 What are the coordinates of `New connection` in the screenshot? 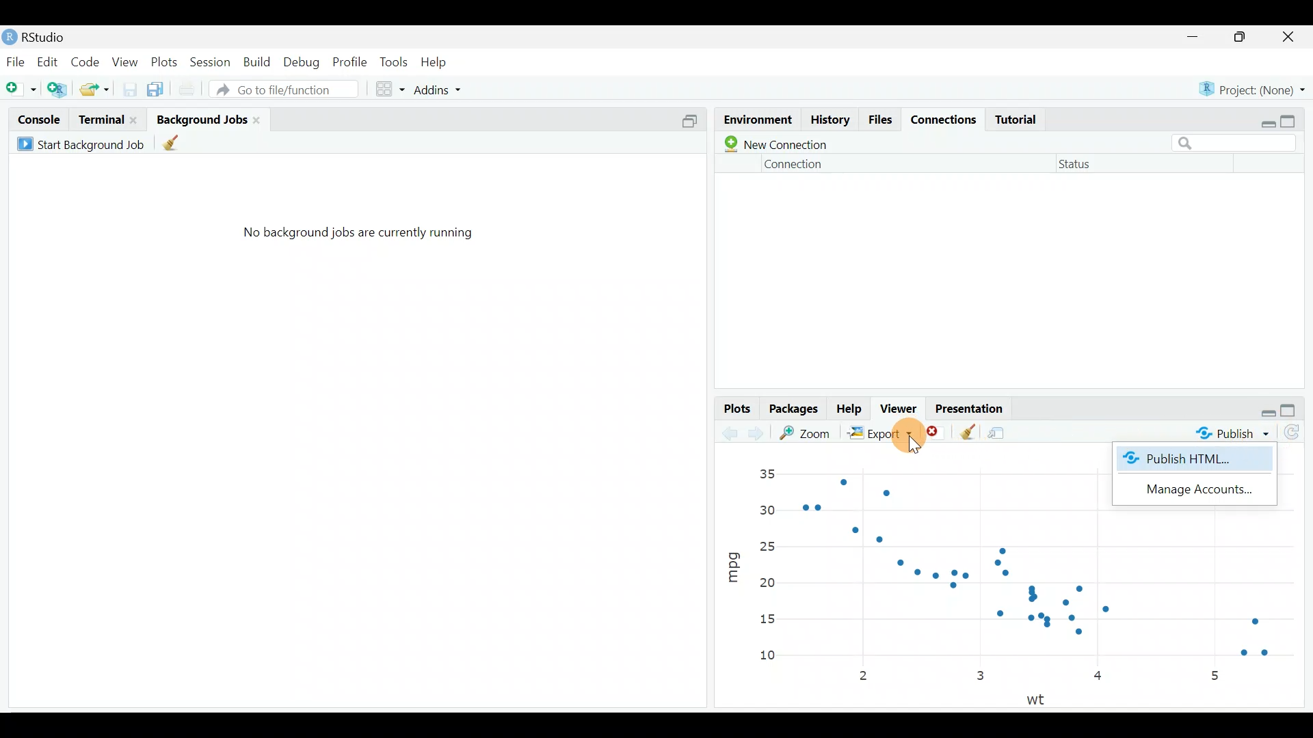 It's located at (773, 144).